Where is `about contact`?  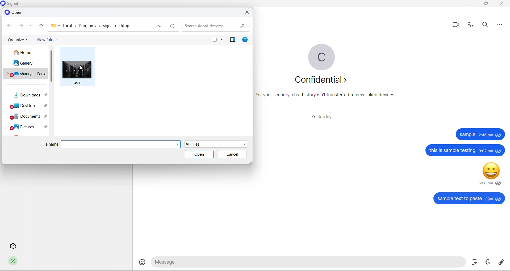 about contact is located at coordinates (320, 80).